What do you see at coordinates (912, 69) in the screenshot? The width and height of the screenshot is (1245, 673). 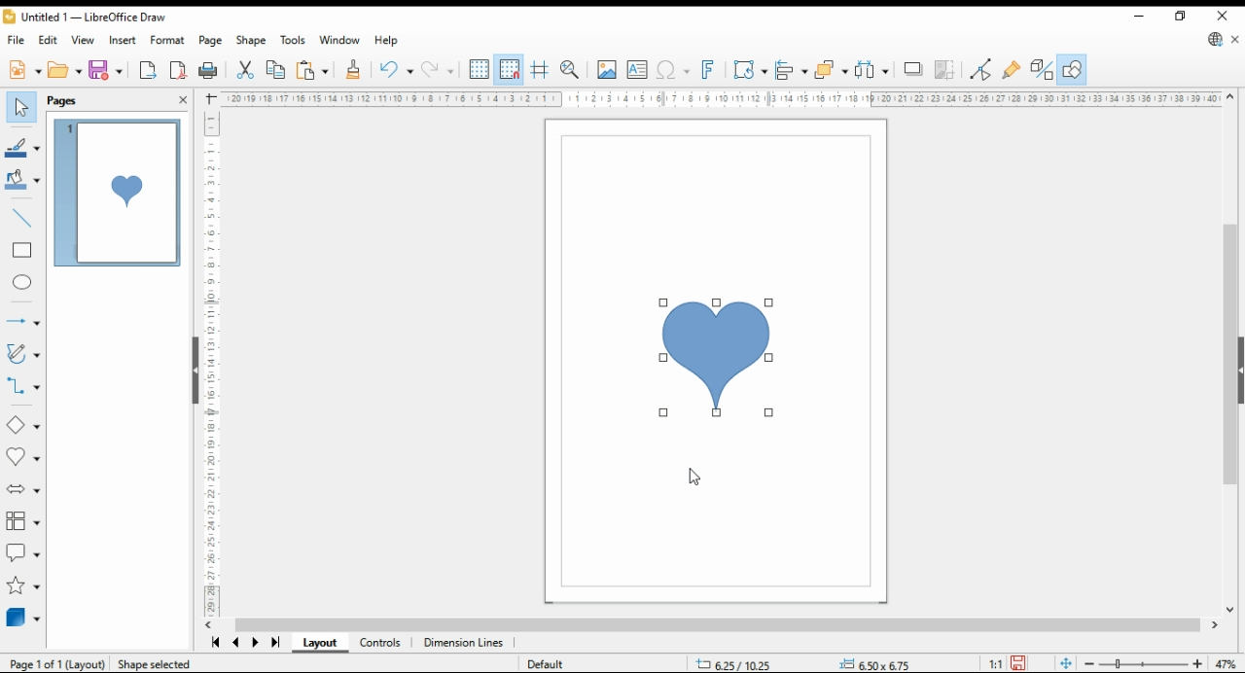 I see `shadow` at bounding box center [912, 69].